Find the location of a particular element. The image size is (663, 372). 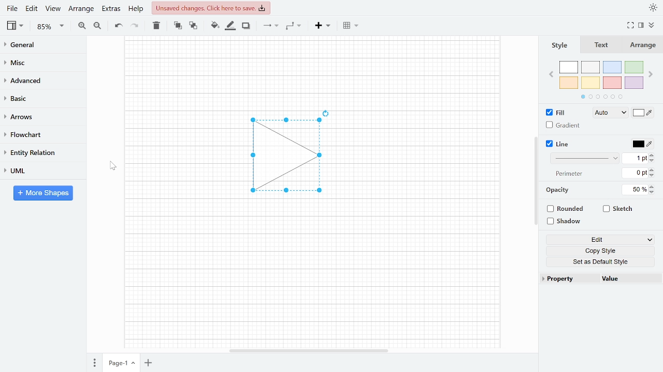

Fill style is located at coordinates (608, 113).